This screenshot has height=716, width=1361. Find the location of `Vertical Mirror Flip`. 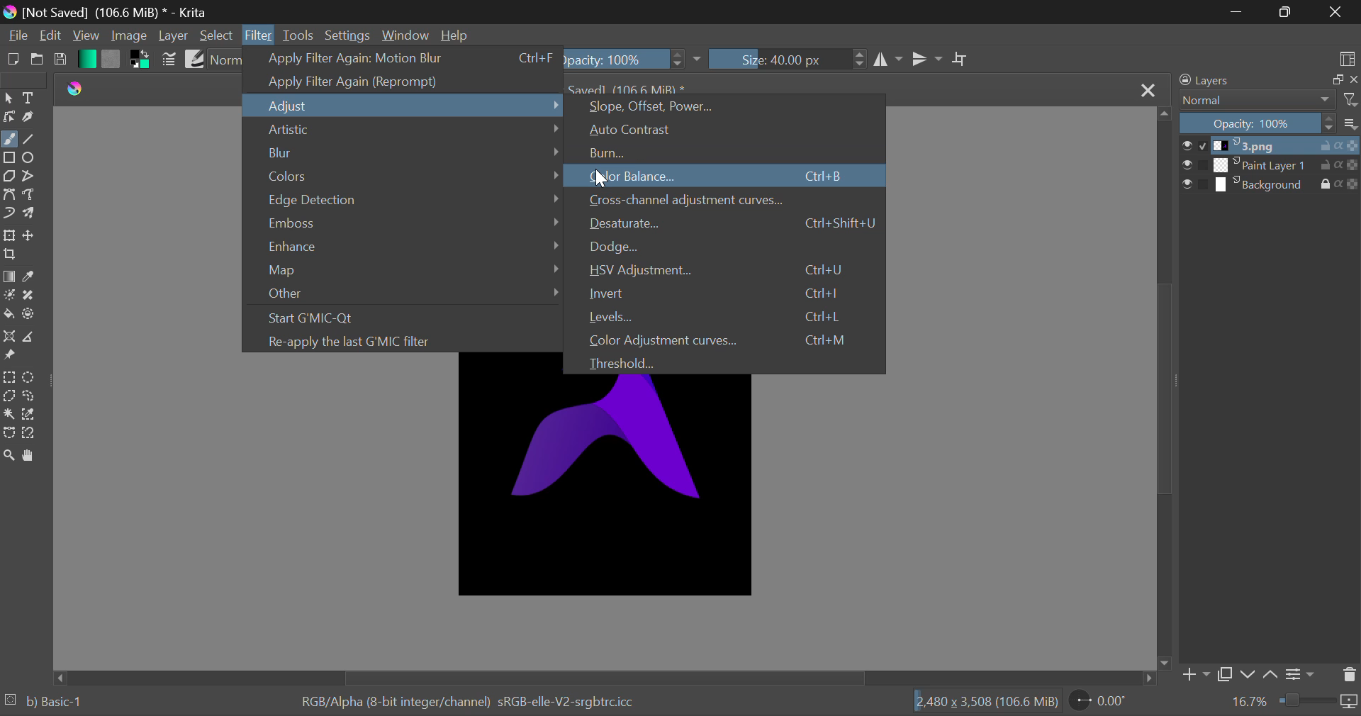

Vertical Mirror Flip is located at coordinates (888, 58).